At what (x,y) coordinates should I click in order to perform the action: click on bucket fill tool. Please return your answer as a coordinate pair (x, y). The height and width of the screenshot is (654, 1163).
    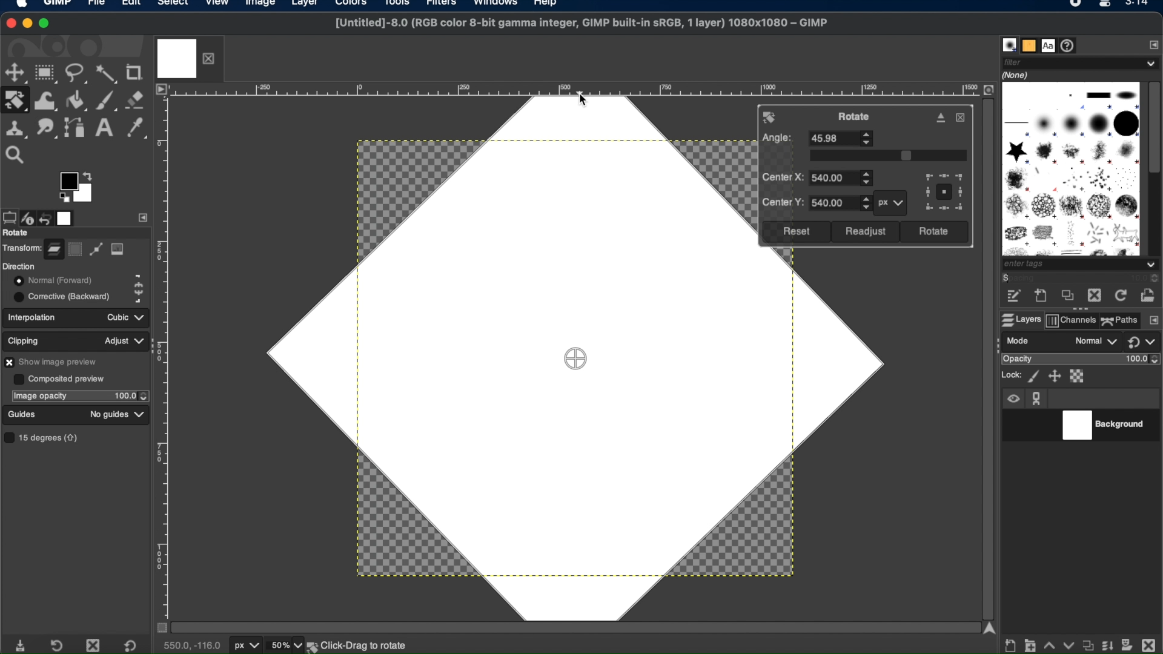
    Looking at the image, I should click on (77, 100).